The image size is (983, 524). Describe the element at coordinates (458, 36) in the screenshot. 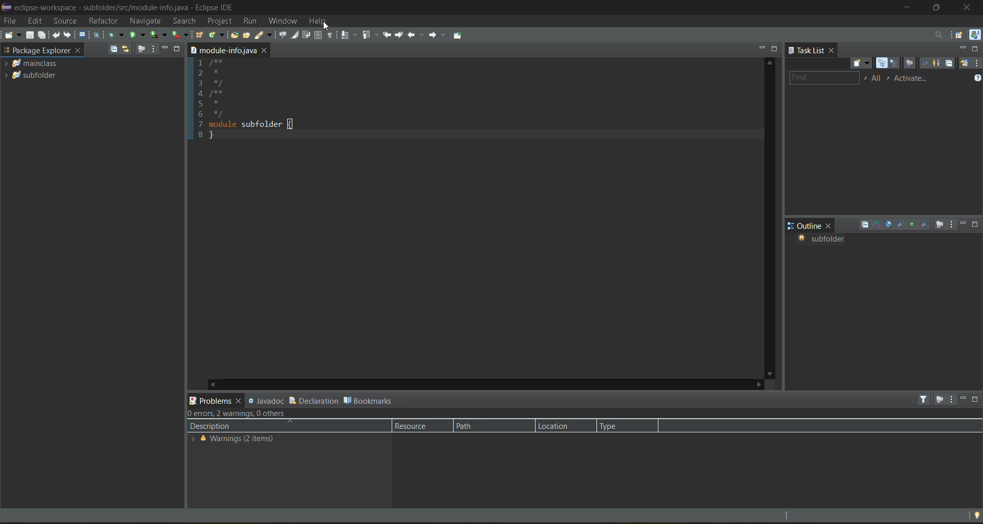

I see `pin editor` at that location.